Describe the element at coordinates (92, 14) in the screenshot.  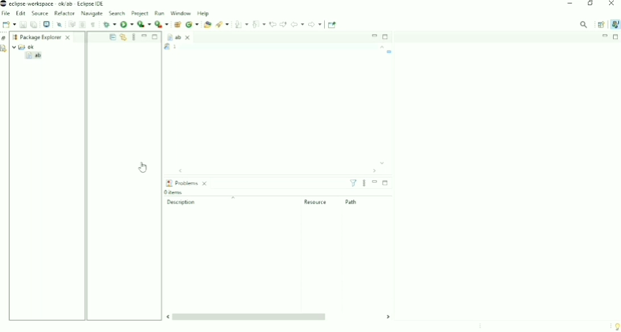
I see `Navigate` at that location.